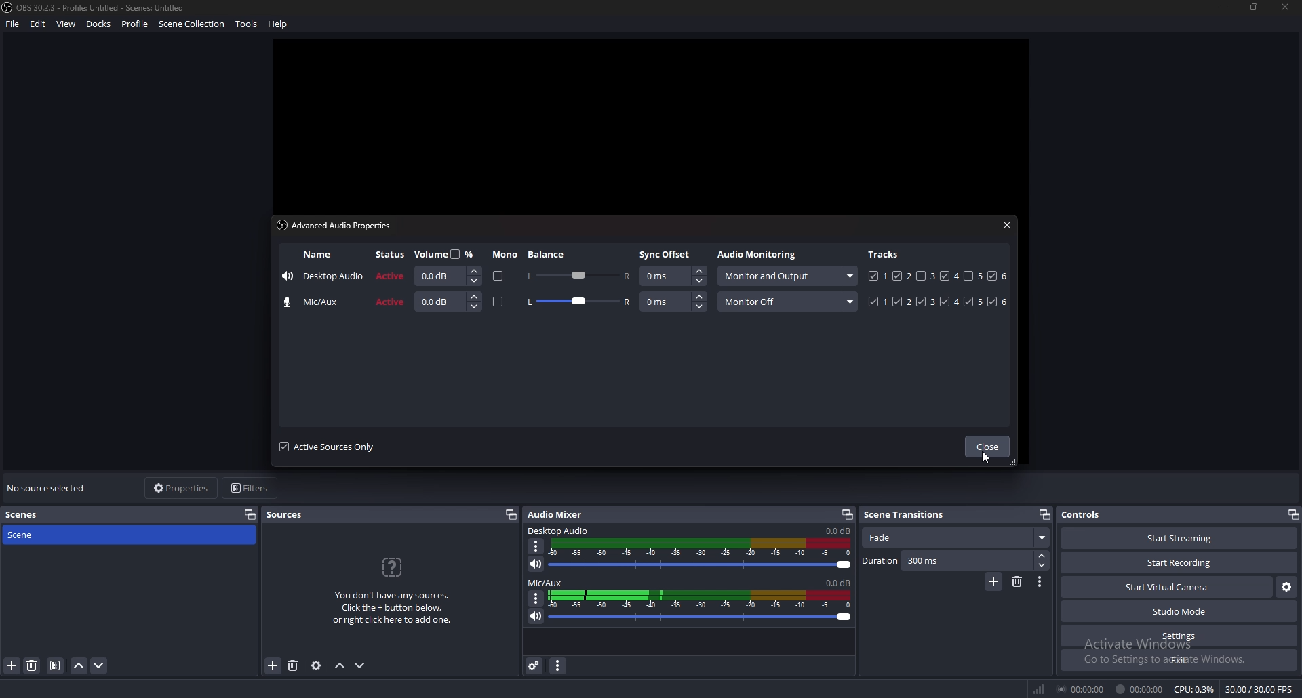 The image size is (1302, 698). I want to click on ObS 30.2.3 - Profile: Untitled - Scenes: Untitled, so click(107, 5).